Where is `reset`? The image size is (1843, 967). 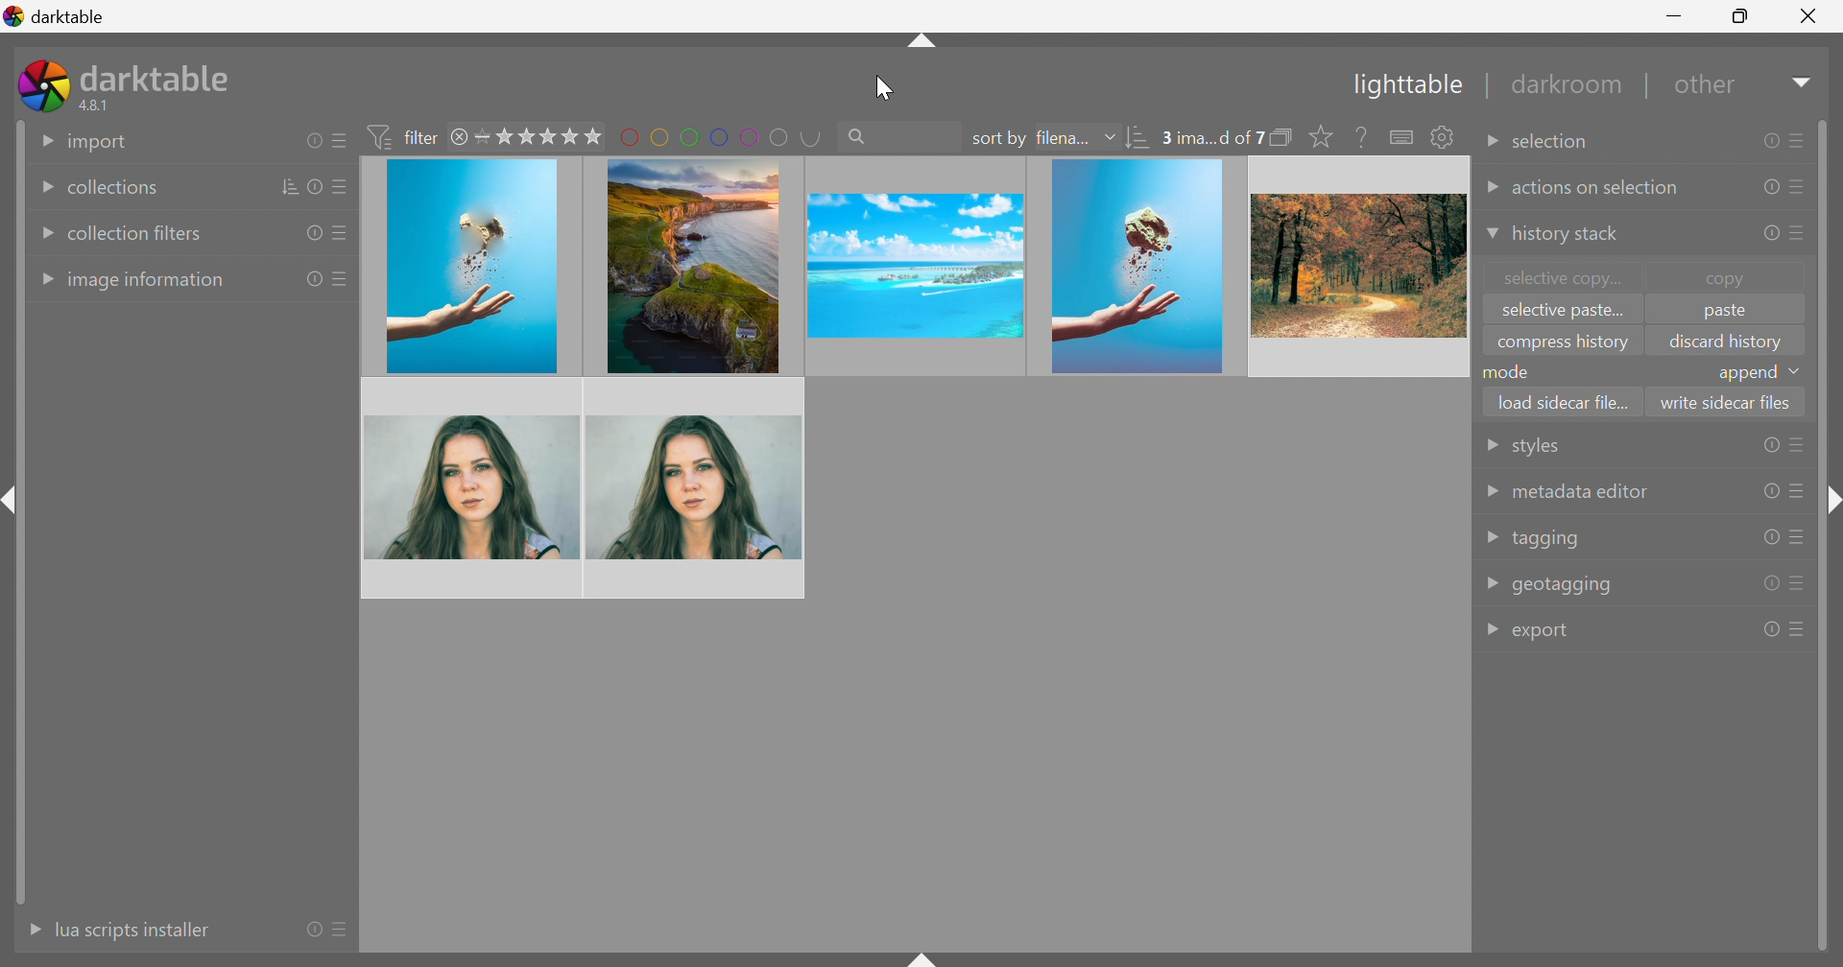 reset is located at coordinates (313, 280).